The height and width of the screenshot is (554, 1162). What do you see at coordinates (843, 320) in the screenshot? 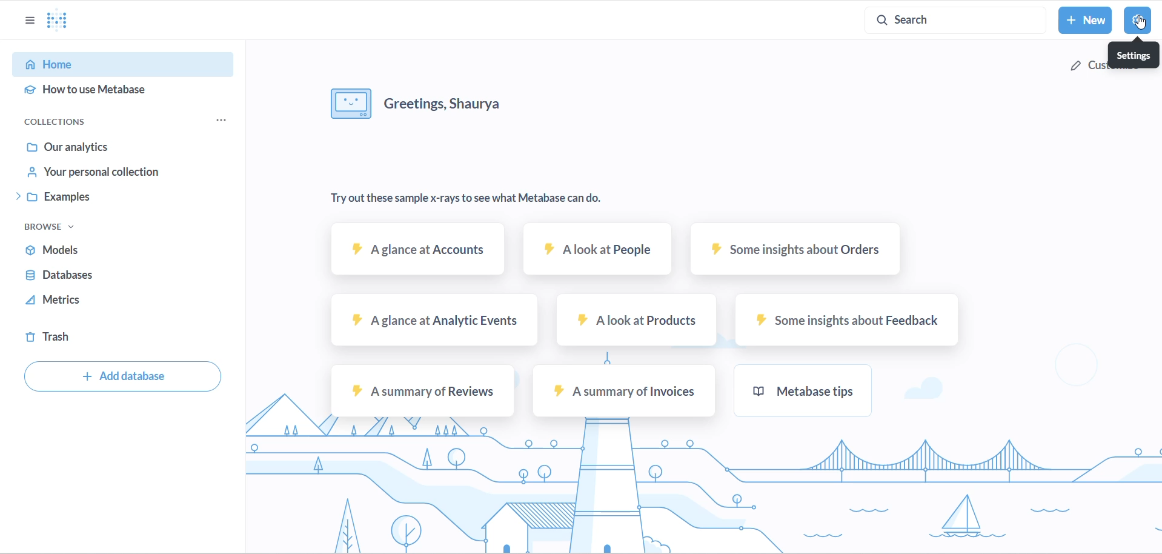
I see `some insights about feedback sample` at bounding box center [843, 320].